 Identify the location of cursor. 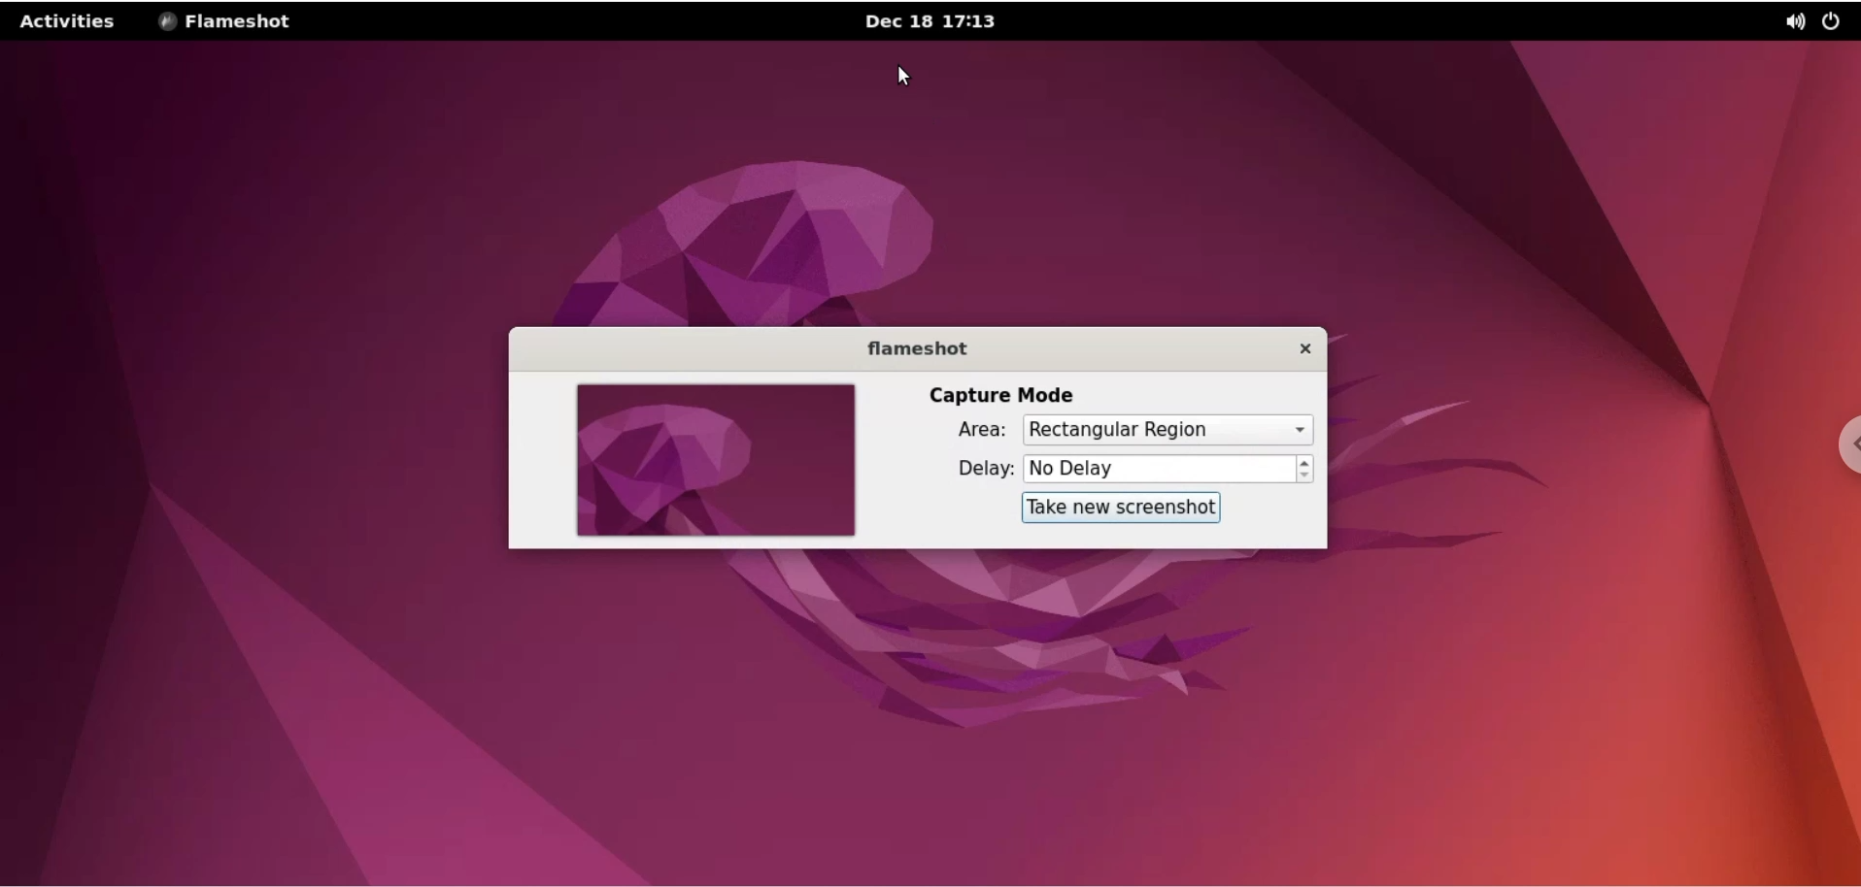
(904, 76).